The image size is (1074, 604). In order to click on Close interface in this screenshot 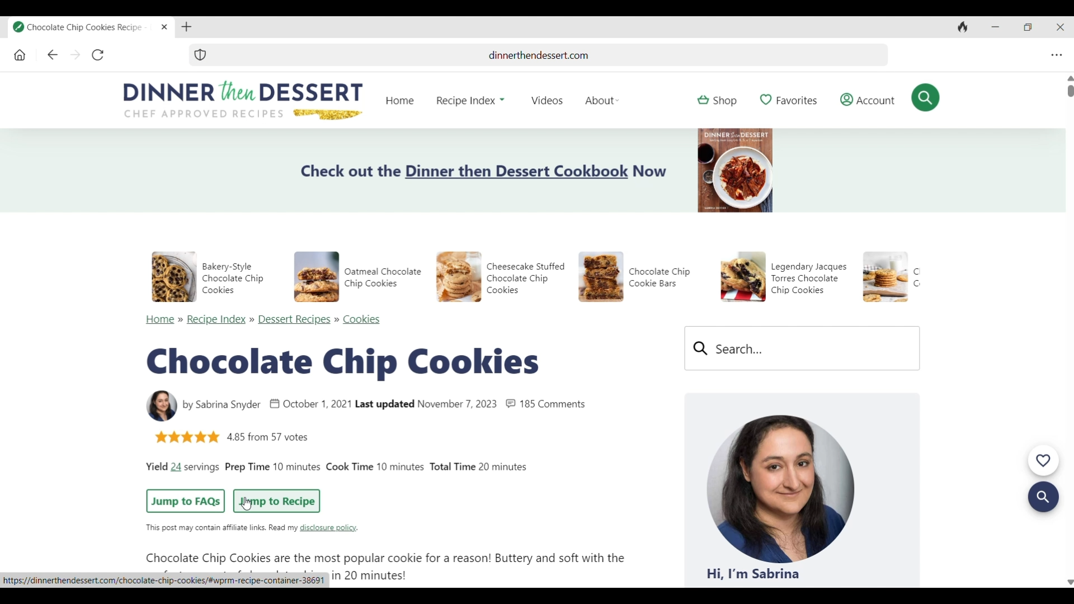, I will do `click(1058, 28)`.